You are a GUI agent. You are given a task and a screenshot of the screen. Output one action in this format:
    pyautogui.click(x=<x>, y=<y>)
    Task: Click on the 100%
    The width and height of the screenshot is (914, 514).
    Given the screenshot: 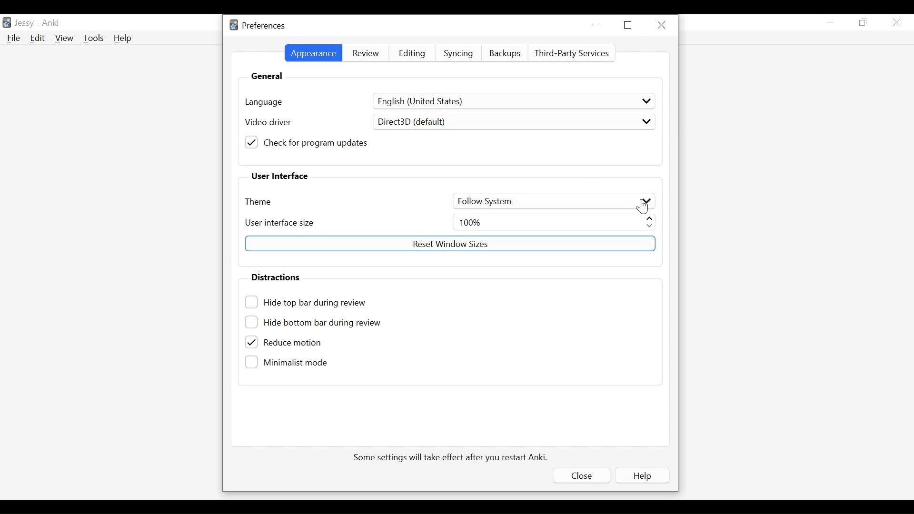 What is the action you would take?
    pyautogui.click(x=555, y=222)
    